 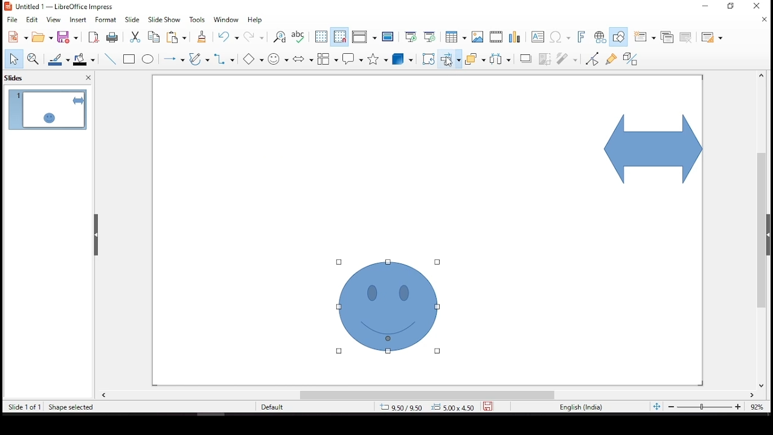 I want to click on clone formatting, so click(x=204, y=37).